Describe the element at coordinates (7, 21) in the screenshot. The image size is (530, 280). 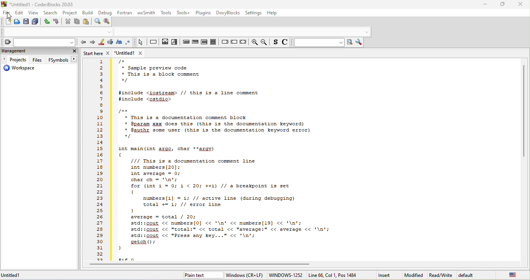
I see `new` at that location.